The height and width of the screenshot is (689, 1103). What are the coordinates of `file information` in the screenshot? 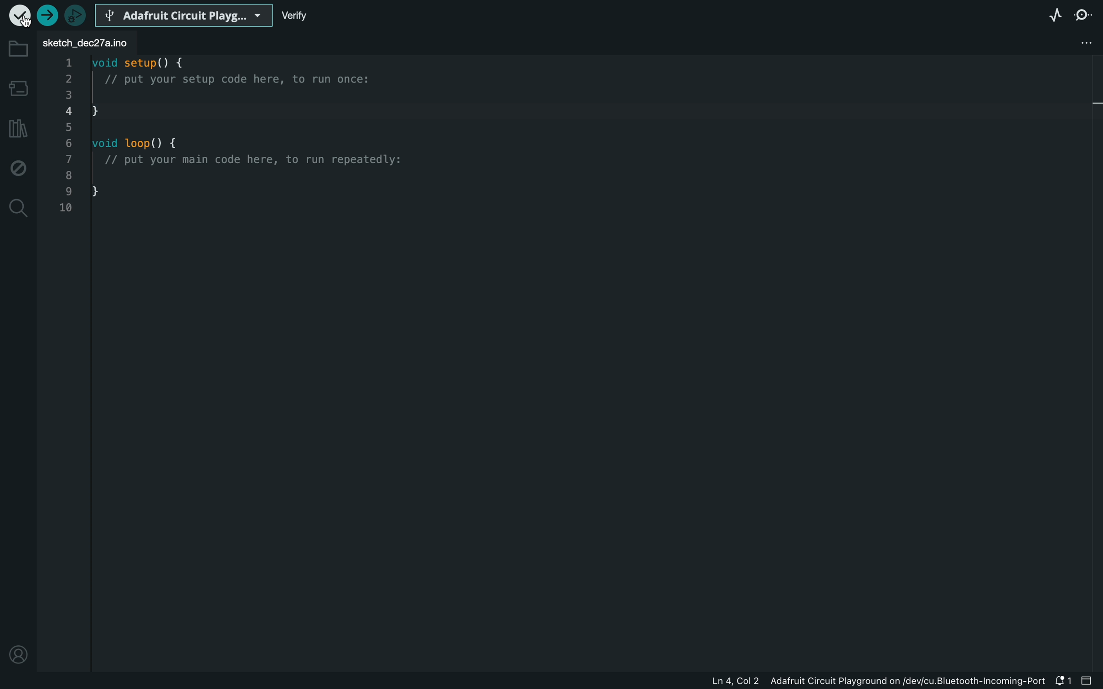 It's located at (874, 681).